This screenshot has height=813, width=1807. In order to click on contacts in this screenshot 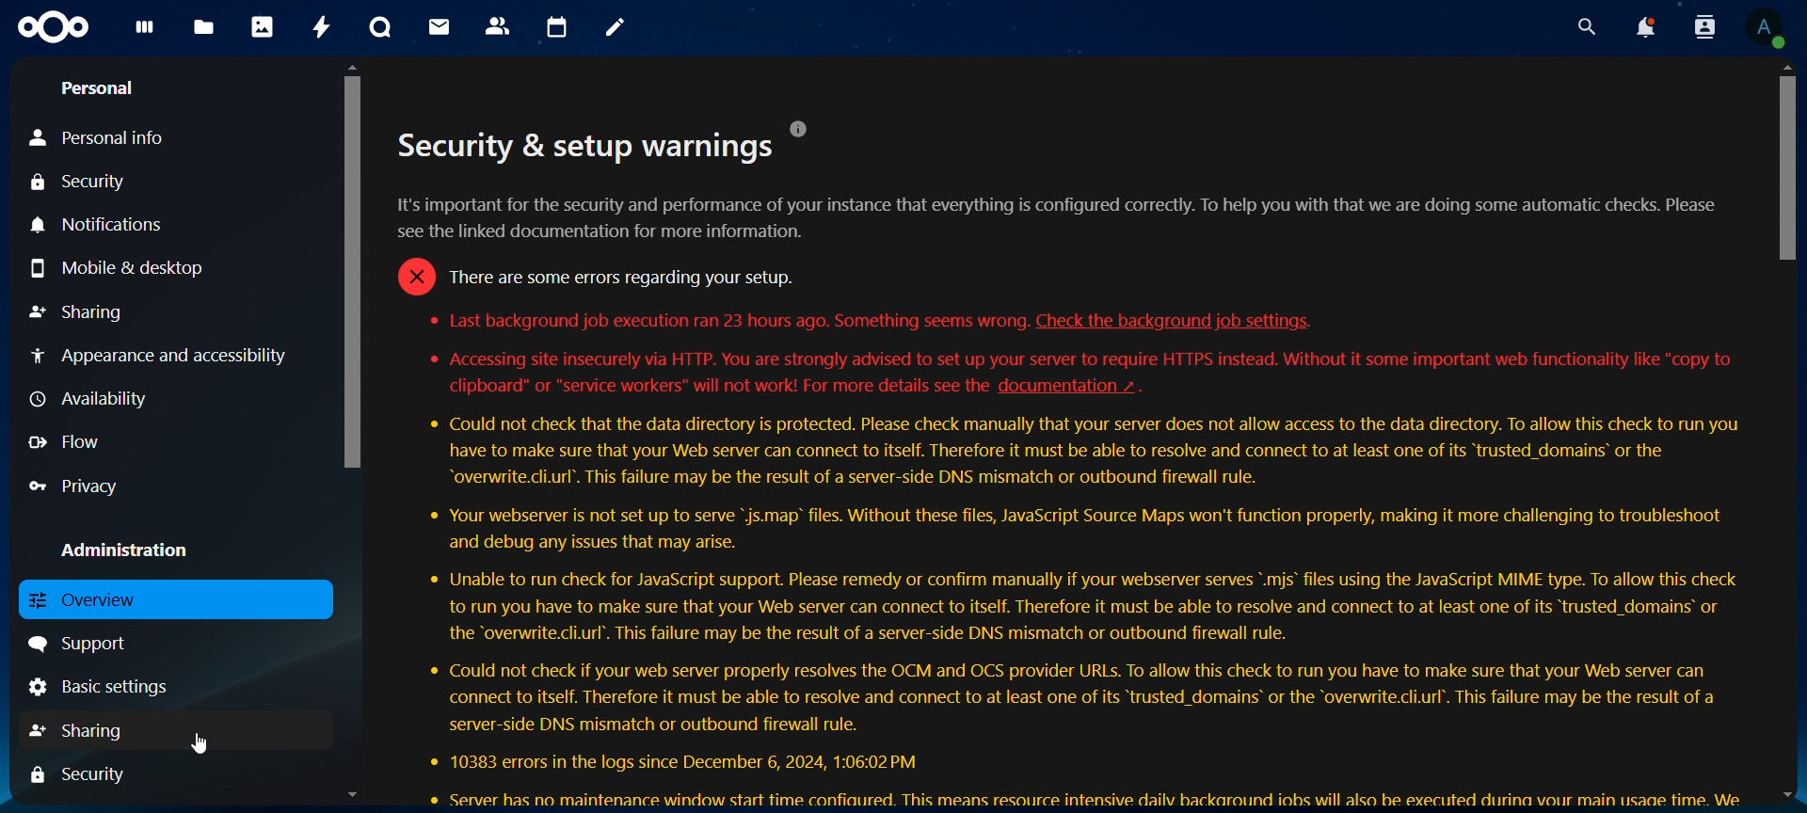, I will do `click(497, 25)`.